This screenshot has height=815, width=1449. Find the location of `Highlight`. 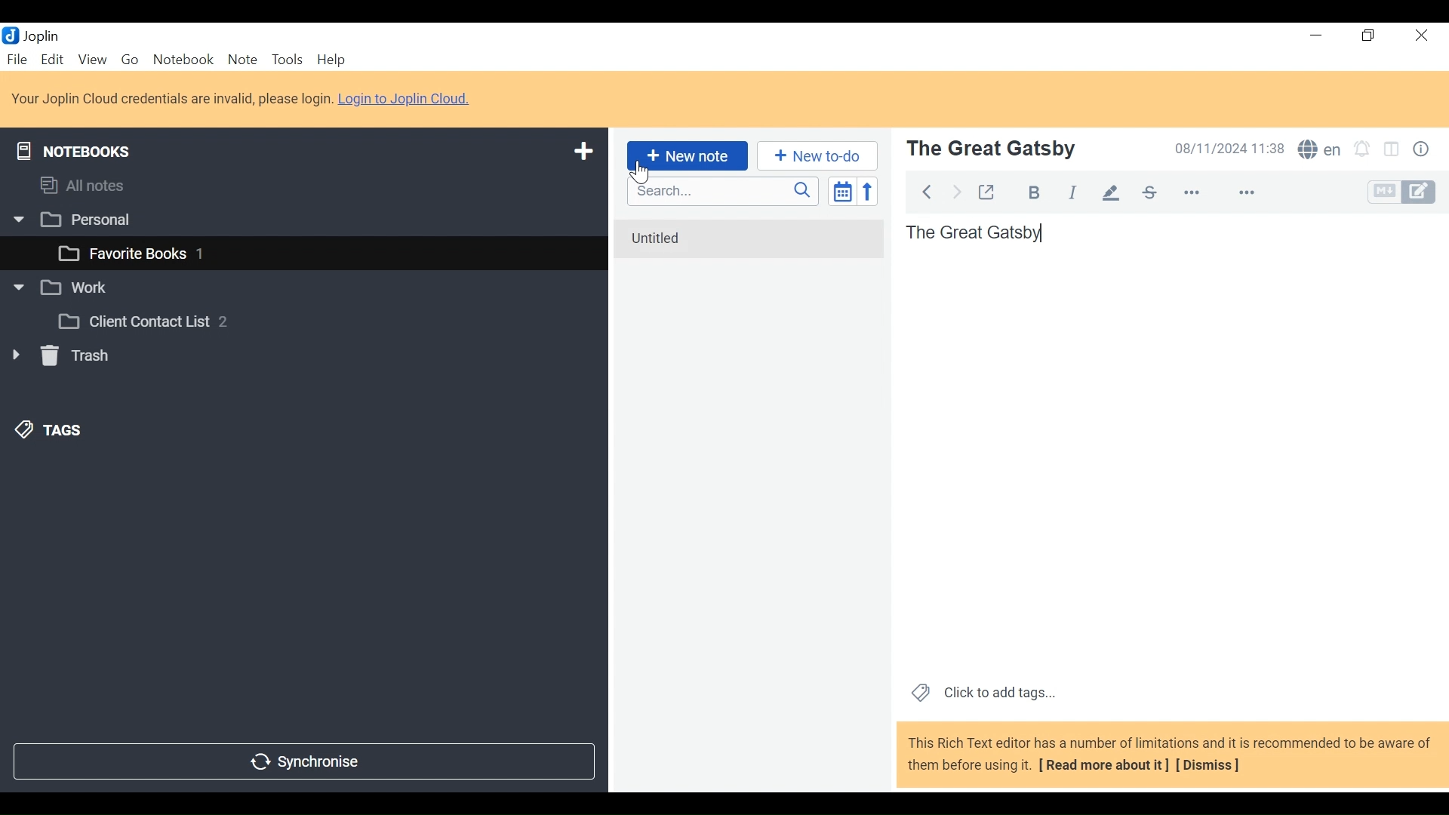

Highlight is located at coordinates (1111, 193).